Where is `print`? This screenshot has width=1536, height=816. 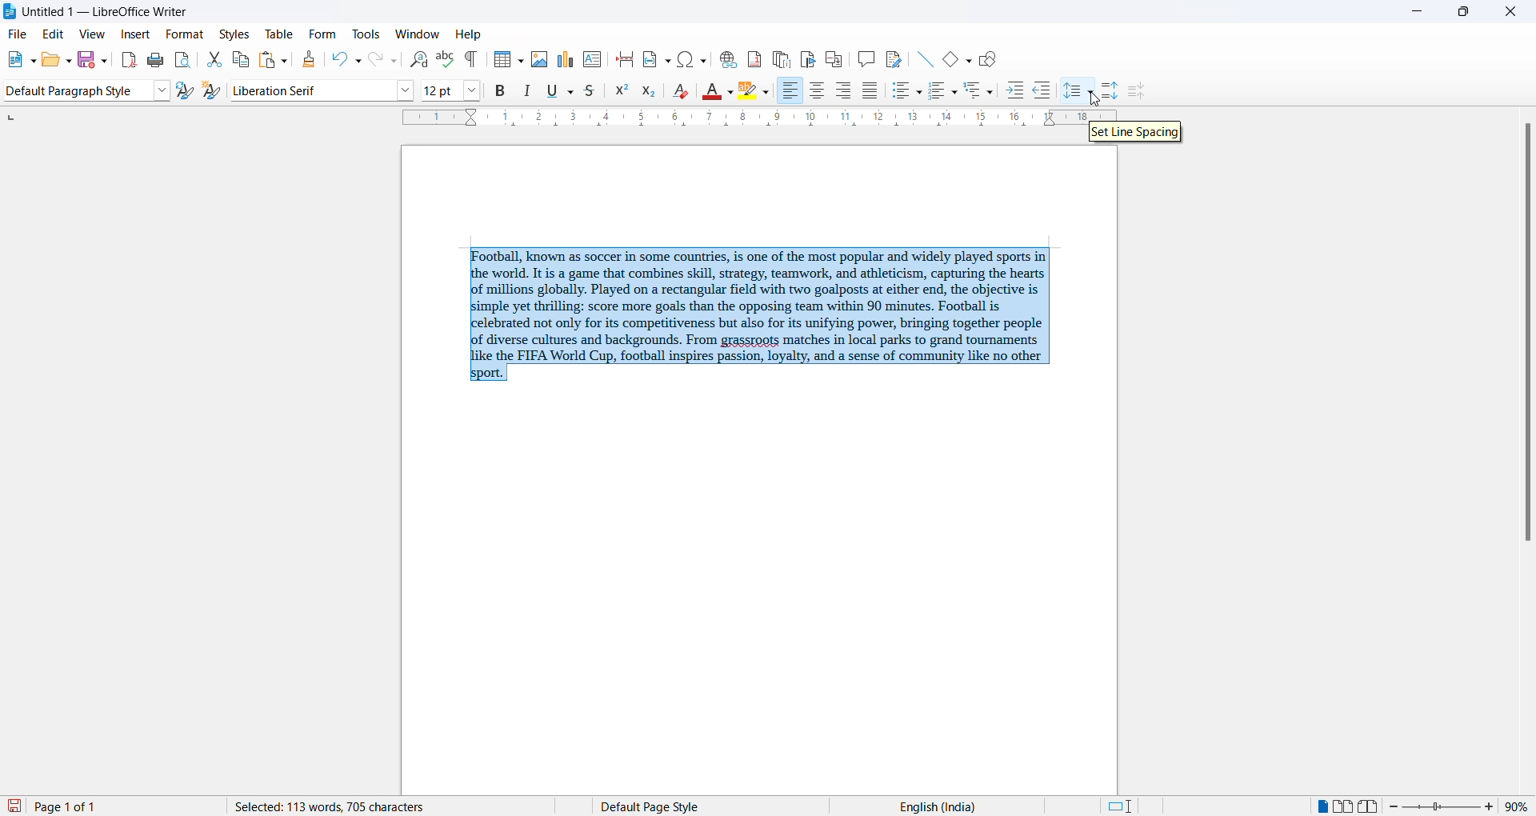
print is located at coordinates (156, 59).